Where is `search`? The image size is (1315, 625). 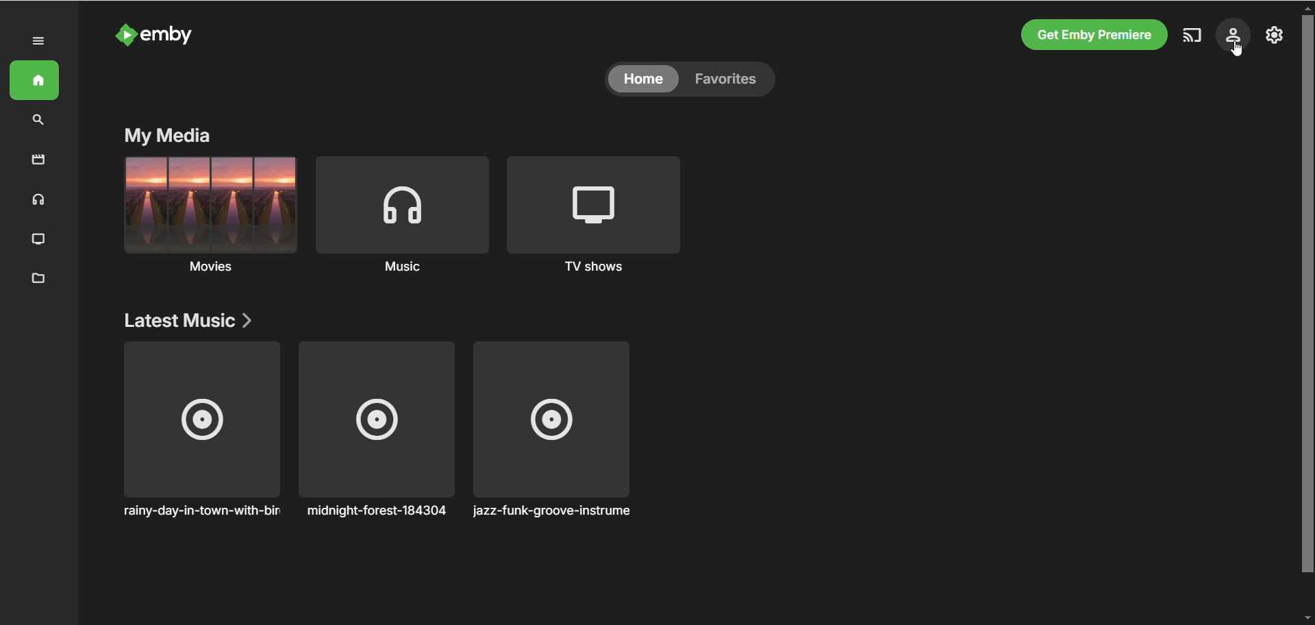 search is located at coordinates (38, 121).